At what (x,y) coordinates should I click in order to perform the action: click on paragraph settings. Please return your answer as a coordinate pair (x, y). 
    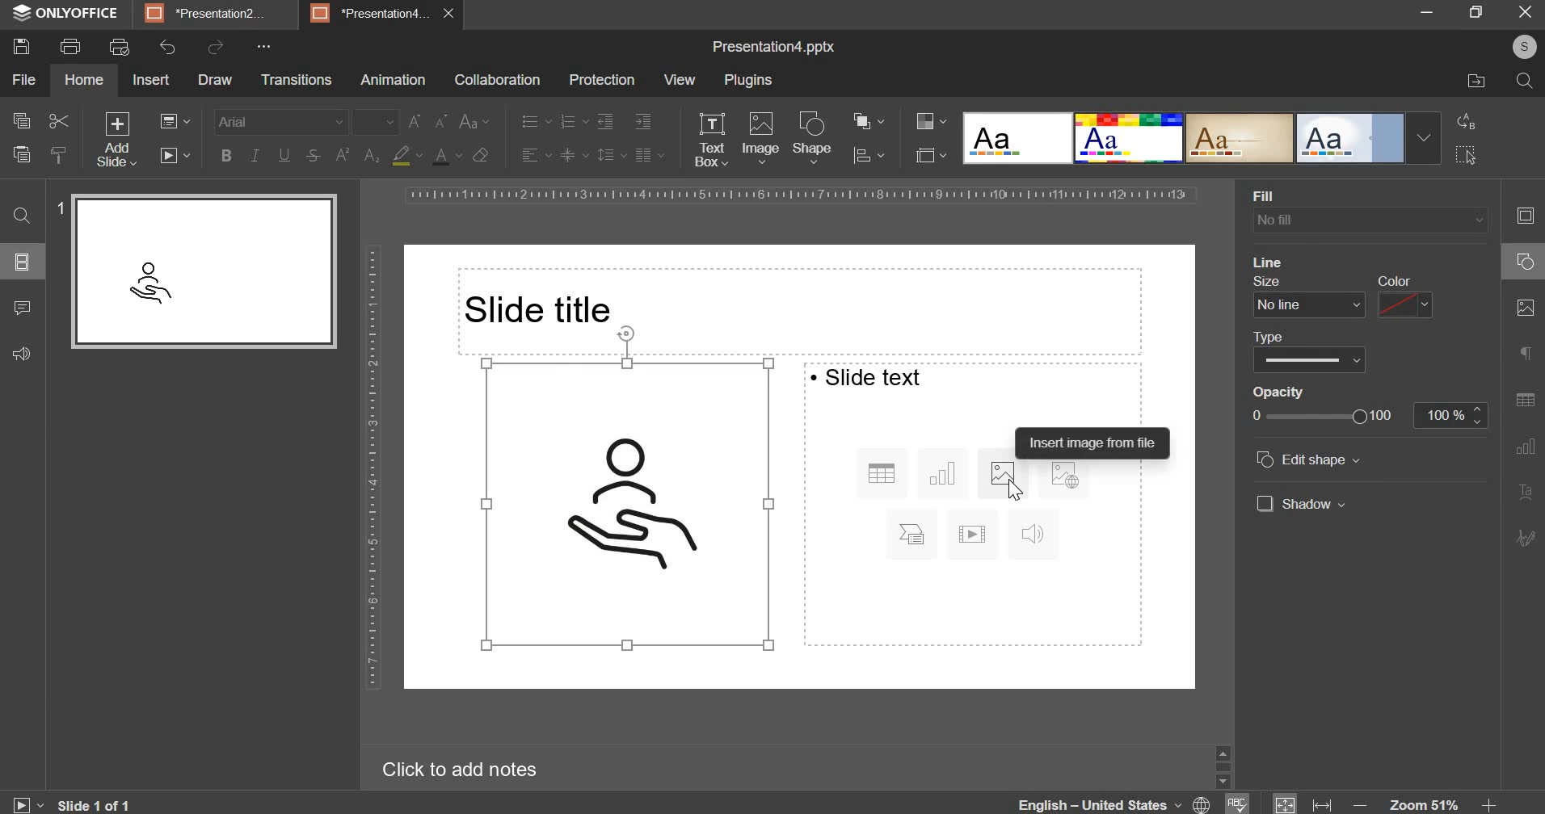
    Looking at the image, I should click on (1523, 354).